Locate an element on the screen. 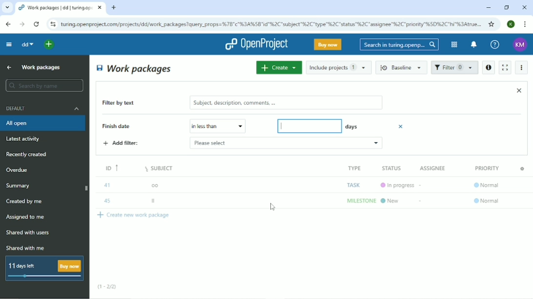  Forward is located at coordinates (21, 24).